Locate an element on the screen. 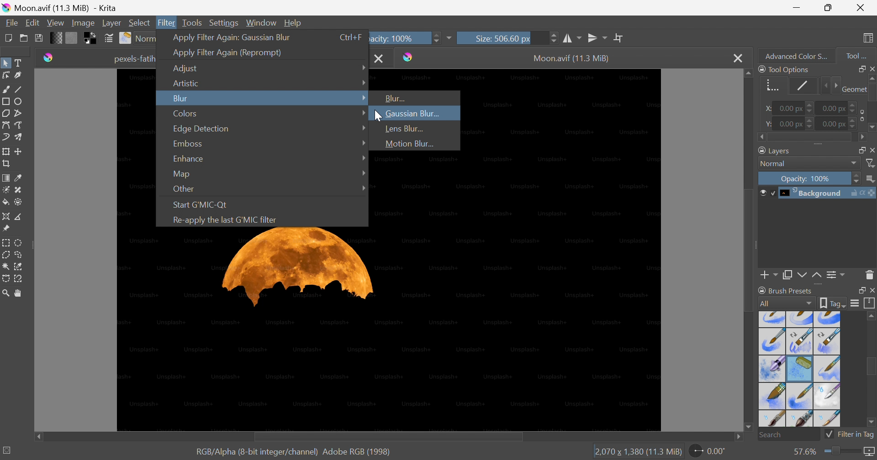  Contiguous selection tool is located at coordinates (6, 267).